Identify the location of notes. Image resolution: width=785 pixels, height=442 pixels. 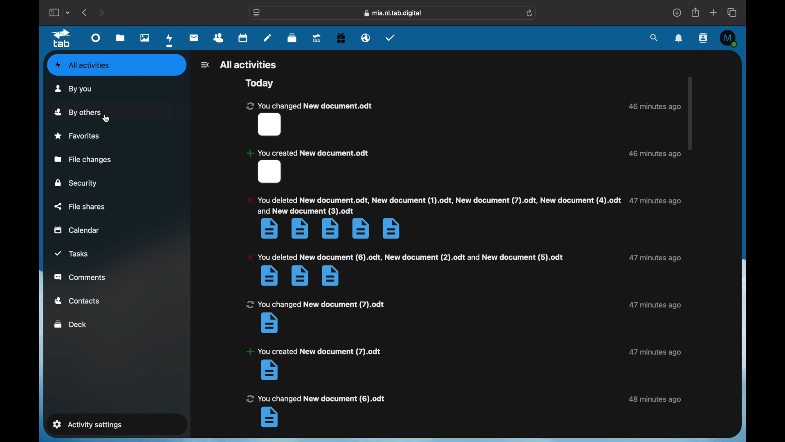
(267, 38).